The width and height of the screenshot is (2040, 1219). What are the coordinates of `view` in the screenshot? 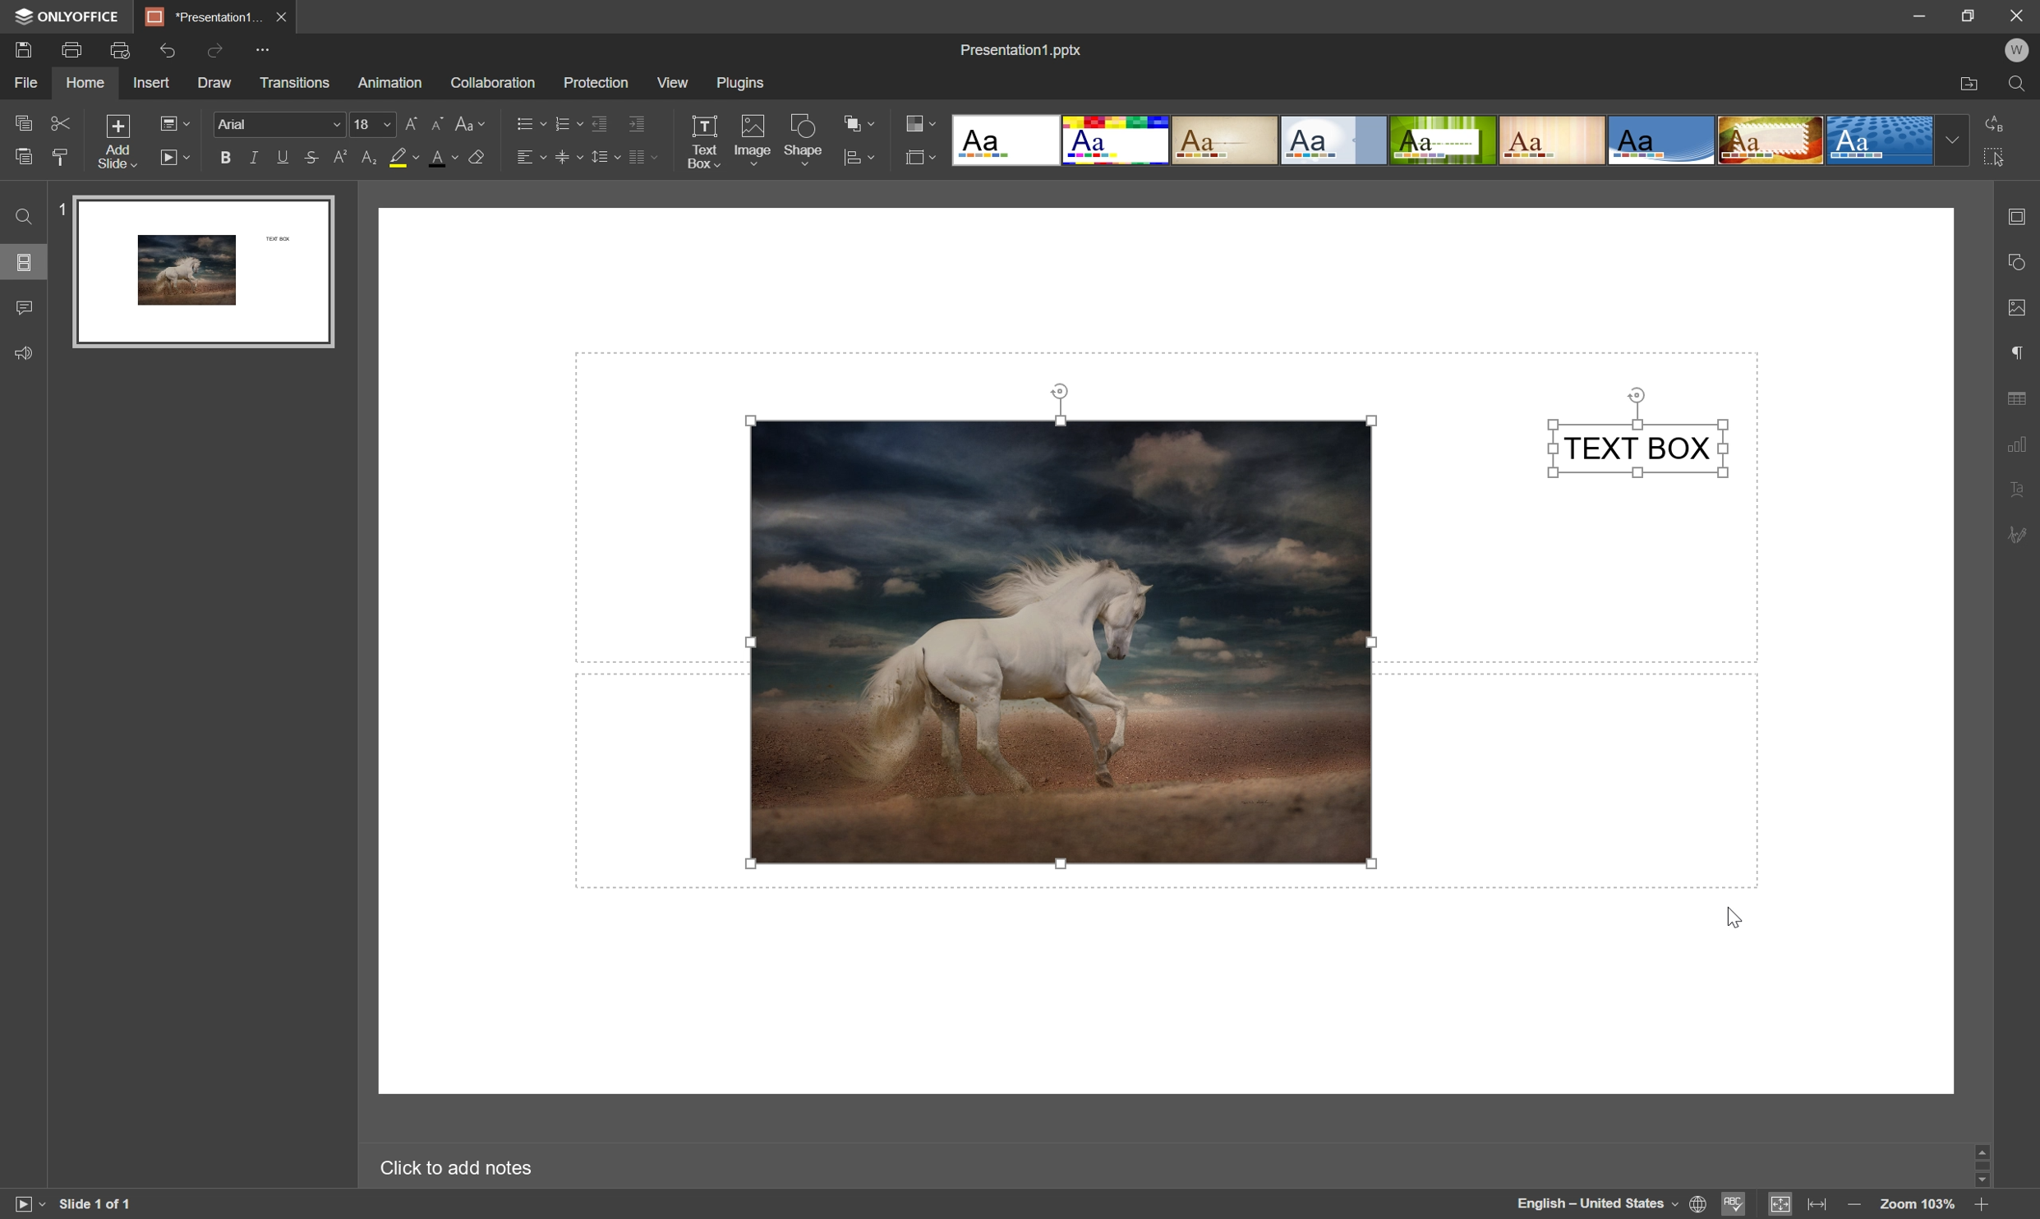 It's located at (670, 82).